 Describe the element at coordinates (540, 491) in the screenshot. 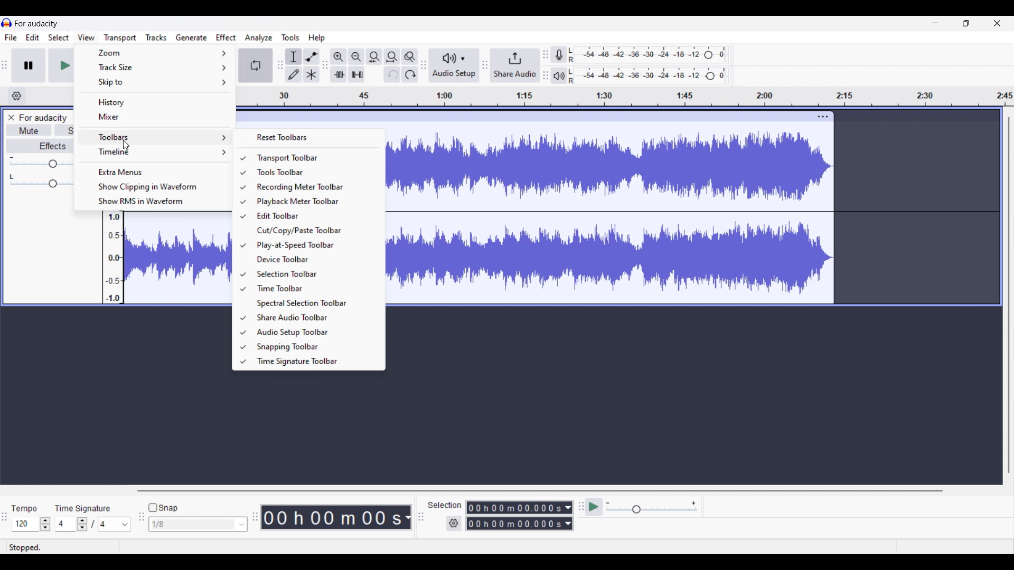

I see `Horizontal slide bar` at that location.